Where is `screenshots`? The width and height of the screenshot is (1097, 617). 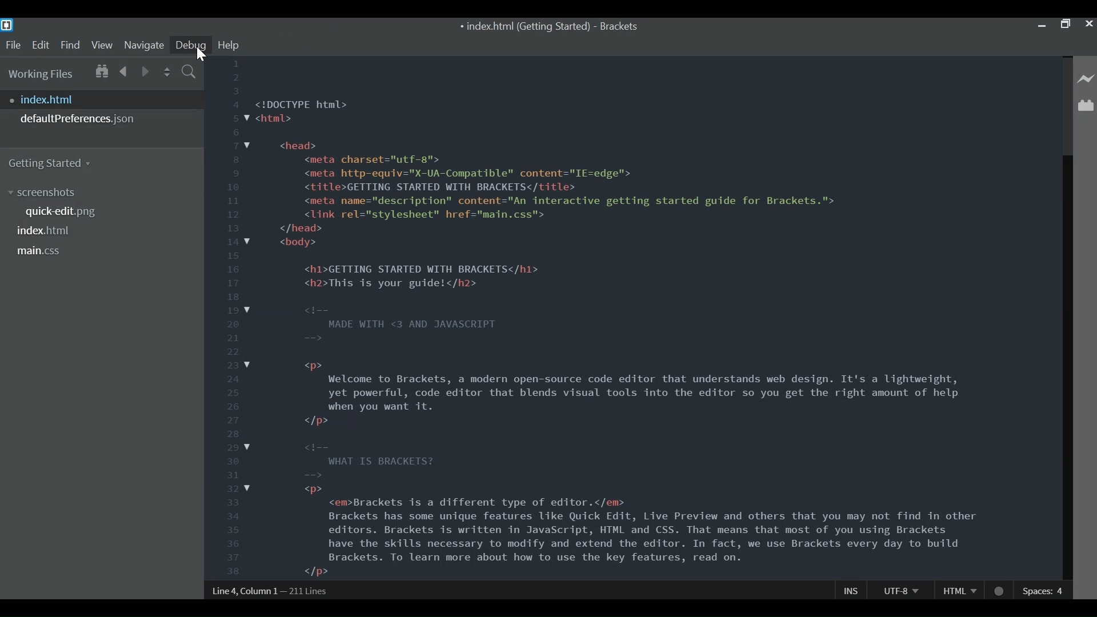
screenshots is located at coordinates (45, 193).